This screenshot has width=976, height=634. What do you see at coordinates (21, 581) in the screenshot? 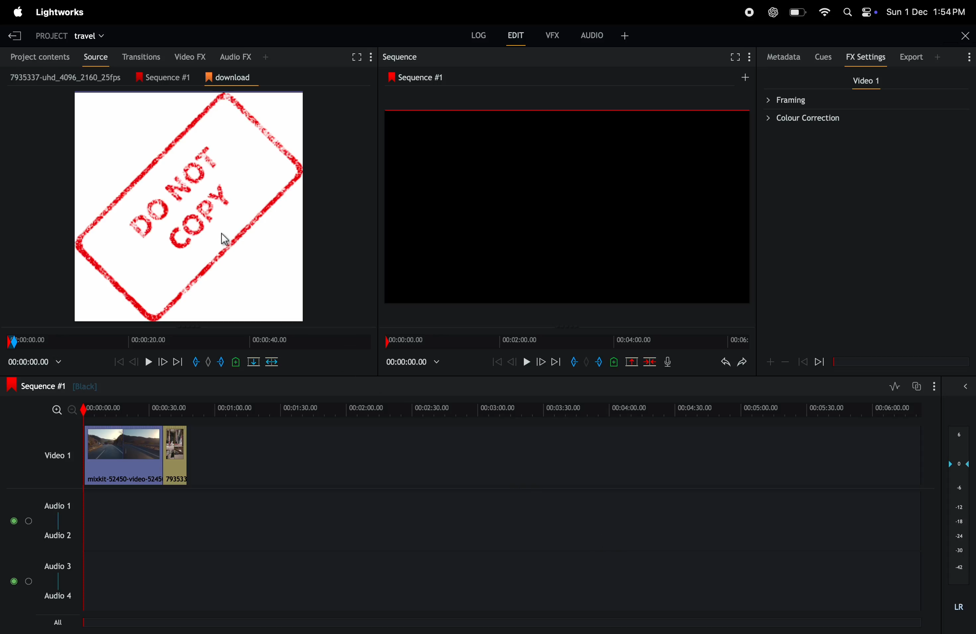
I see `options` at bounding box center [21, 581].